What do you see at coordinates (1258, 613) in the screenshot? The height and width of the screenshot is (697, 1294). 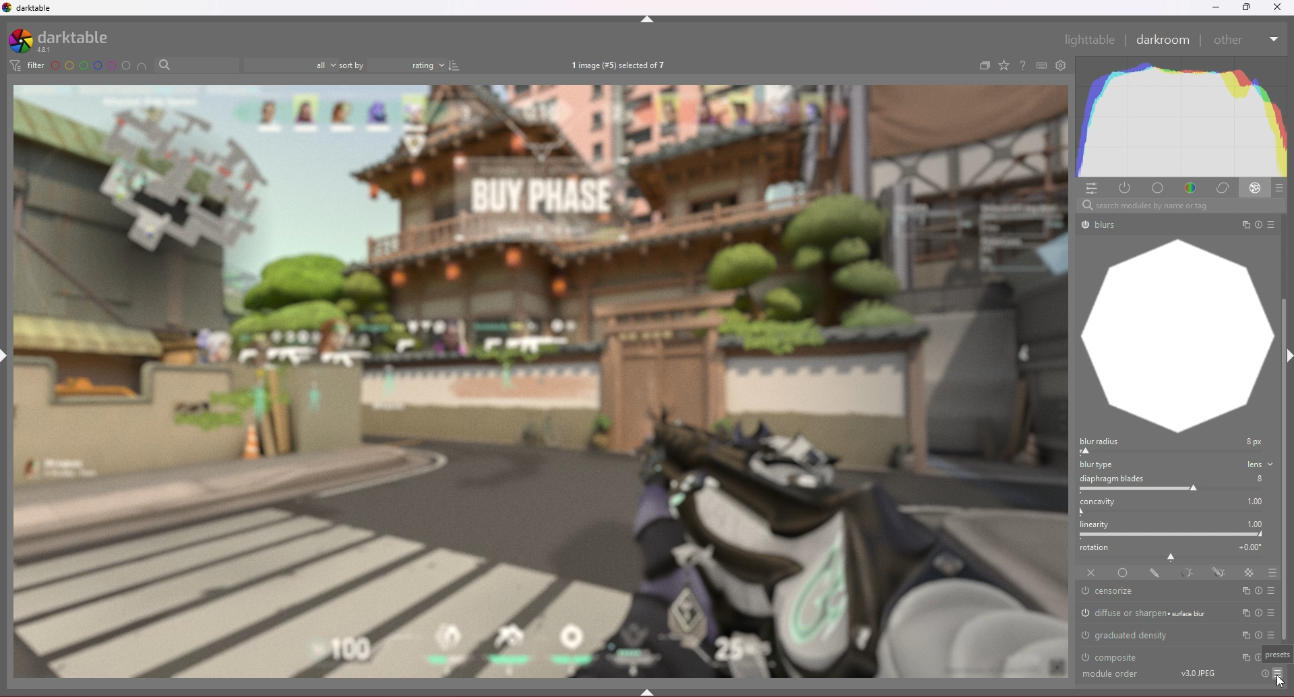 I see `reset` at bounding box center [1258, 613].